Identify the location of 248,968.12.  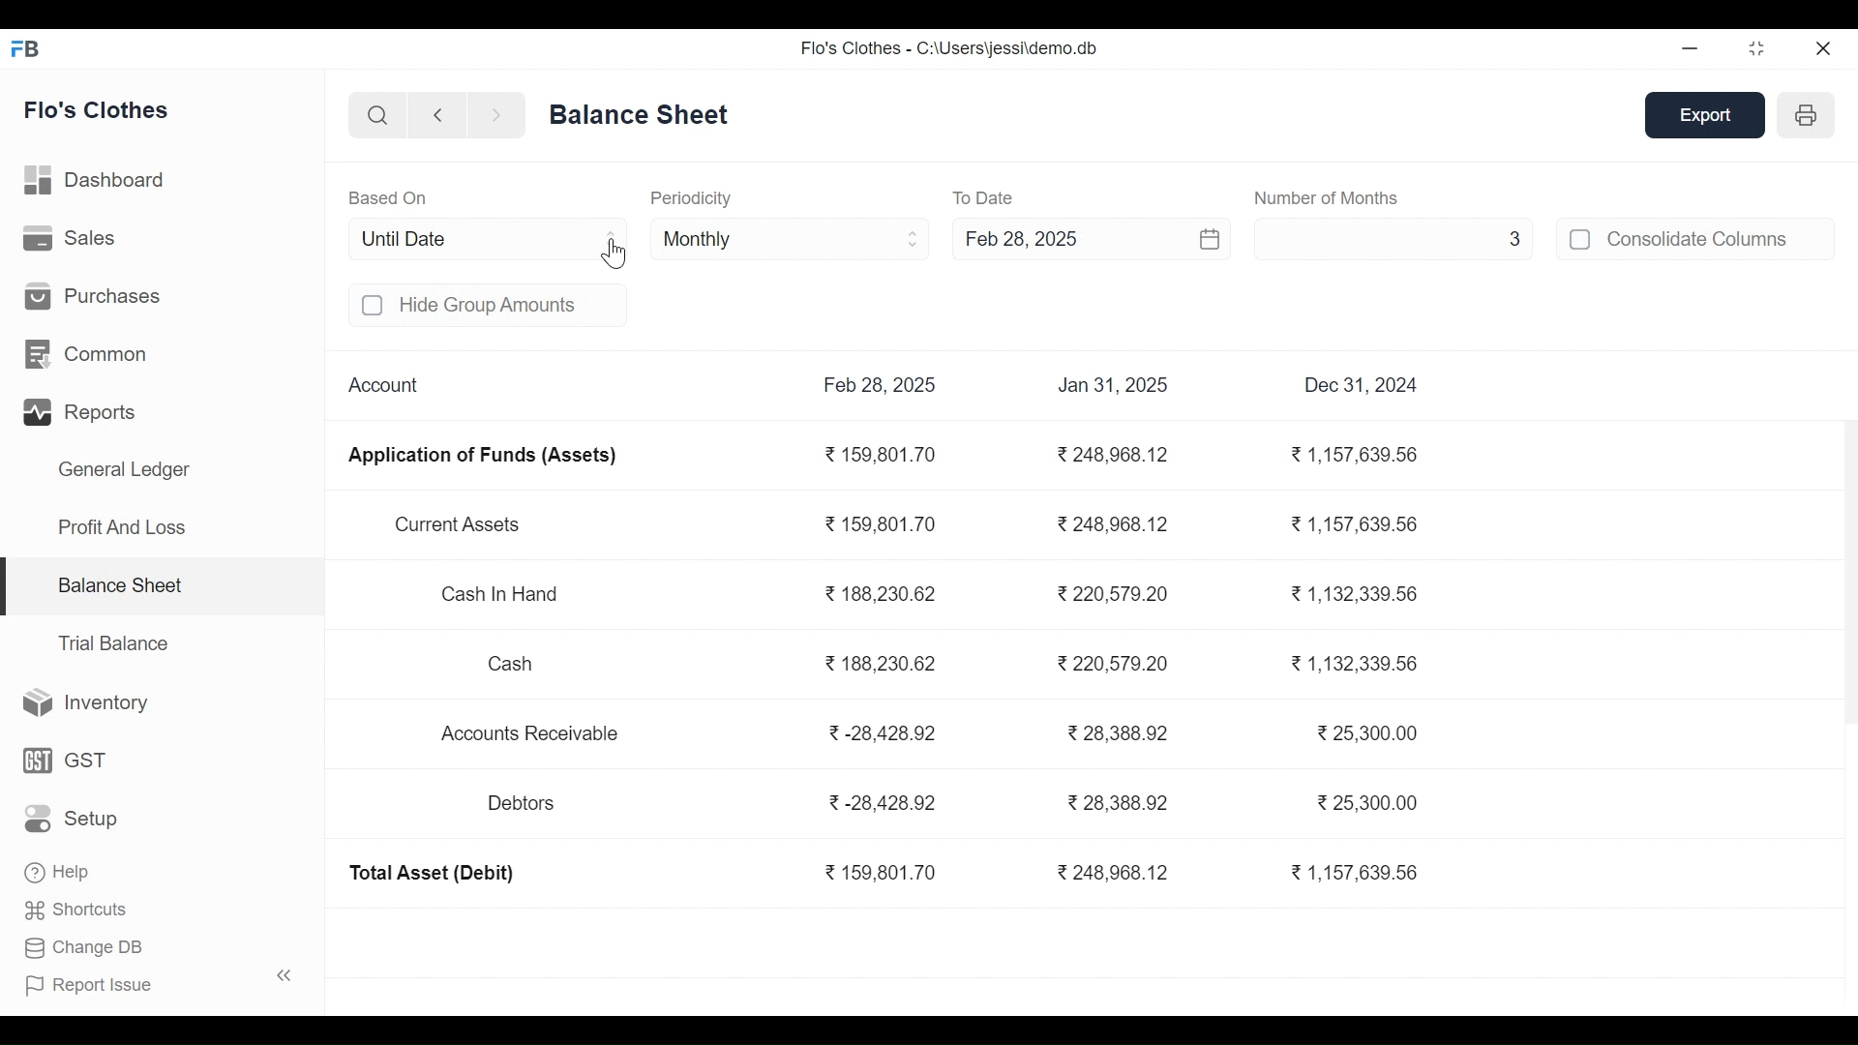
(1115, 874).